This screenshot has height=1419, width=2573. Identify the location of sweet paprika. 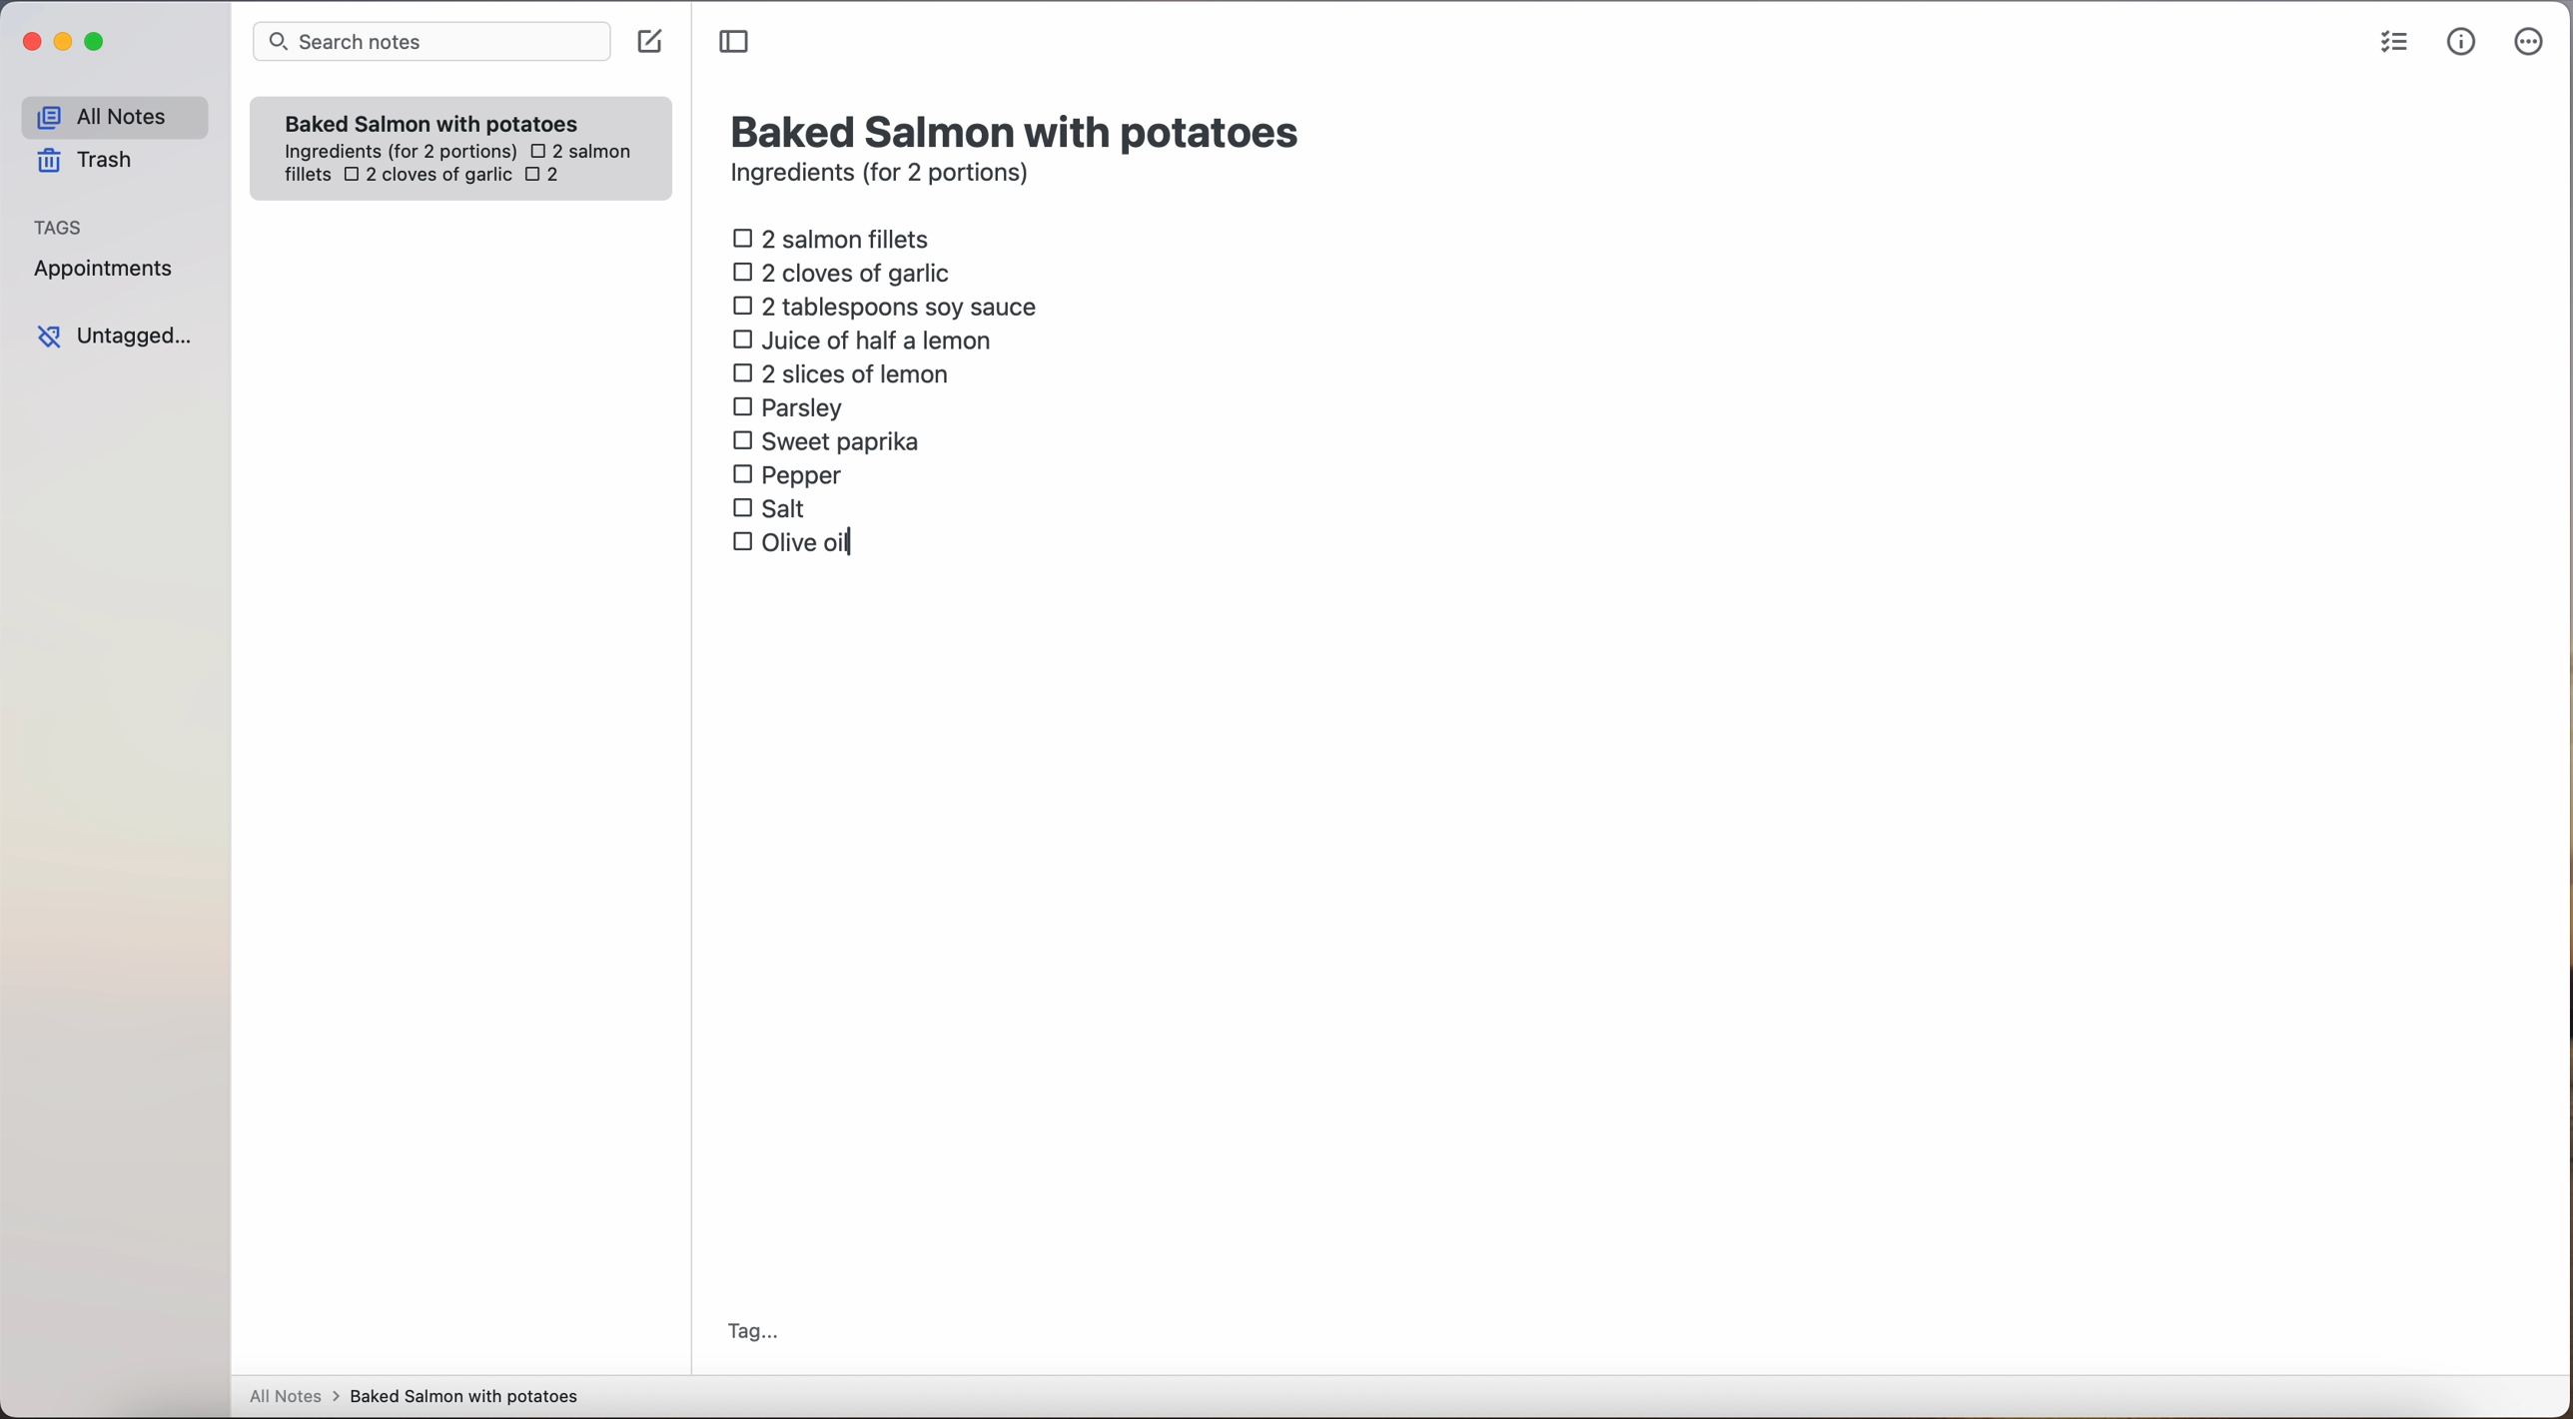
(830, 442).